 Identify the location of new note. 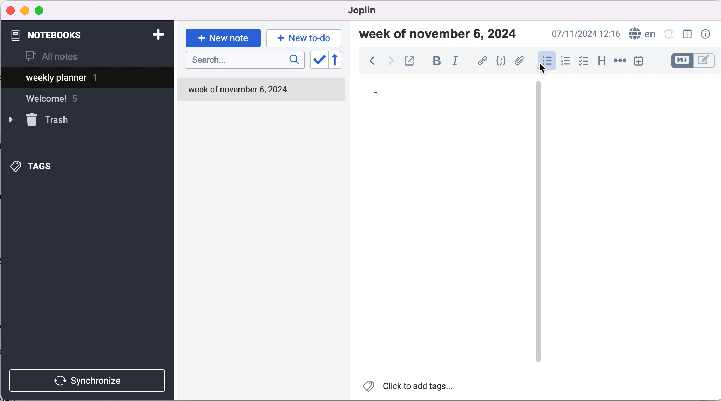
(223, 37).